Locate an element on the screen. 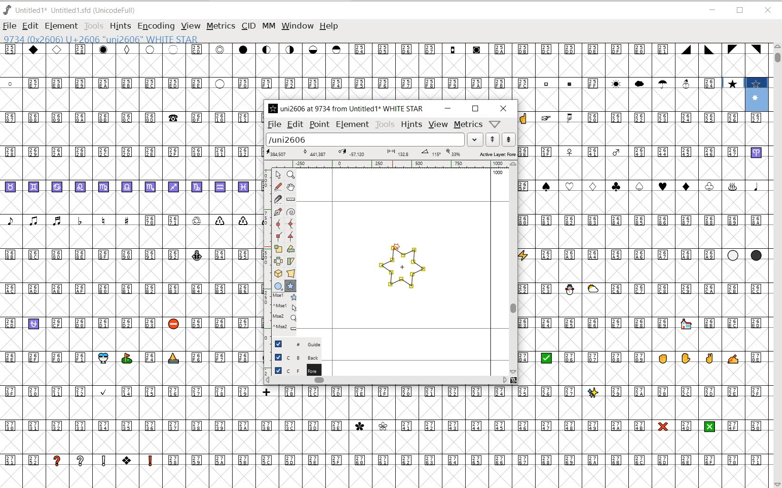 The image size is (782, 488). CUT SPLINES INTO TWO is located at coordinates (278, 199).